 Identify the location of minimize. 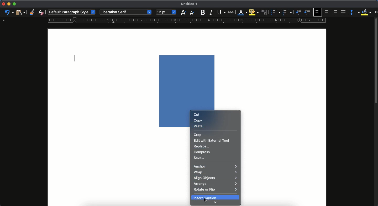
(8, 4).